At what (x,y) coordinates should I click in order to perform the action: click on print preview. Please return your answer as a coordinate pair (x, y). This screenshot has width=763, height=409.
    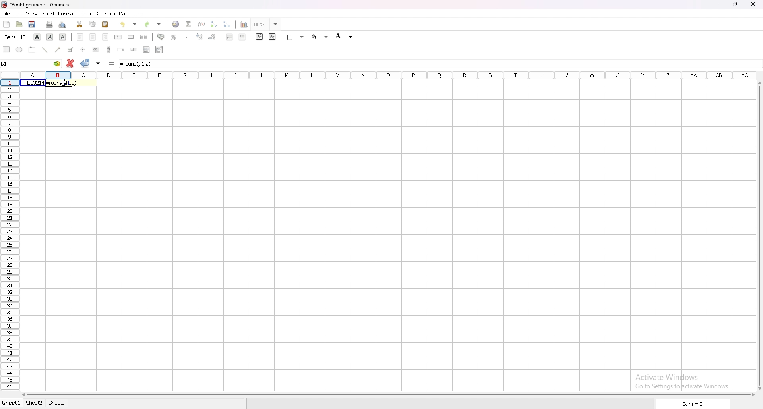
    Looking at the image, I should click on (62, 25).